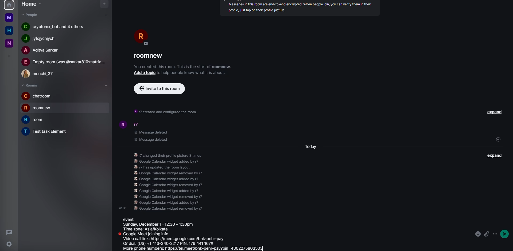  I want to click on rooms, so click(30, 85).